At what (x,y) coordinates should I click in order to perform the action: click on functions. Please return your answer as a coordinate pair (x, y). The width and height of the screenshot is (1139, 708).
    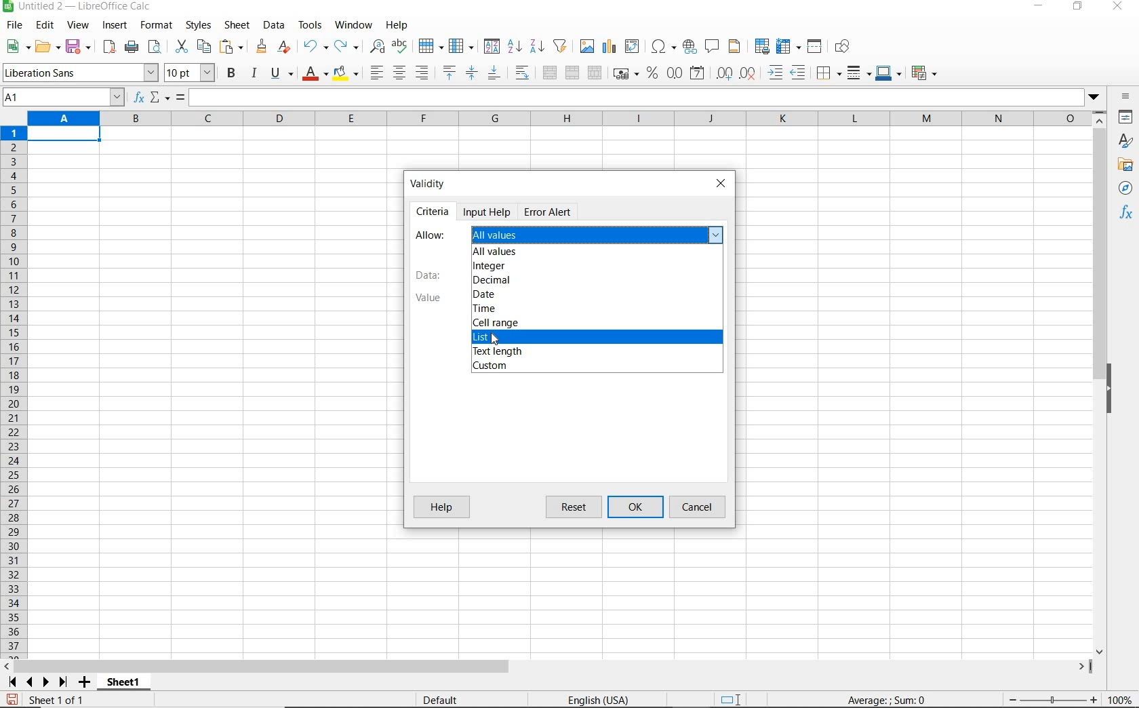
    Looking at the image, I should click on (1128, 214).